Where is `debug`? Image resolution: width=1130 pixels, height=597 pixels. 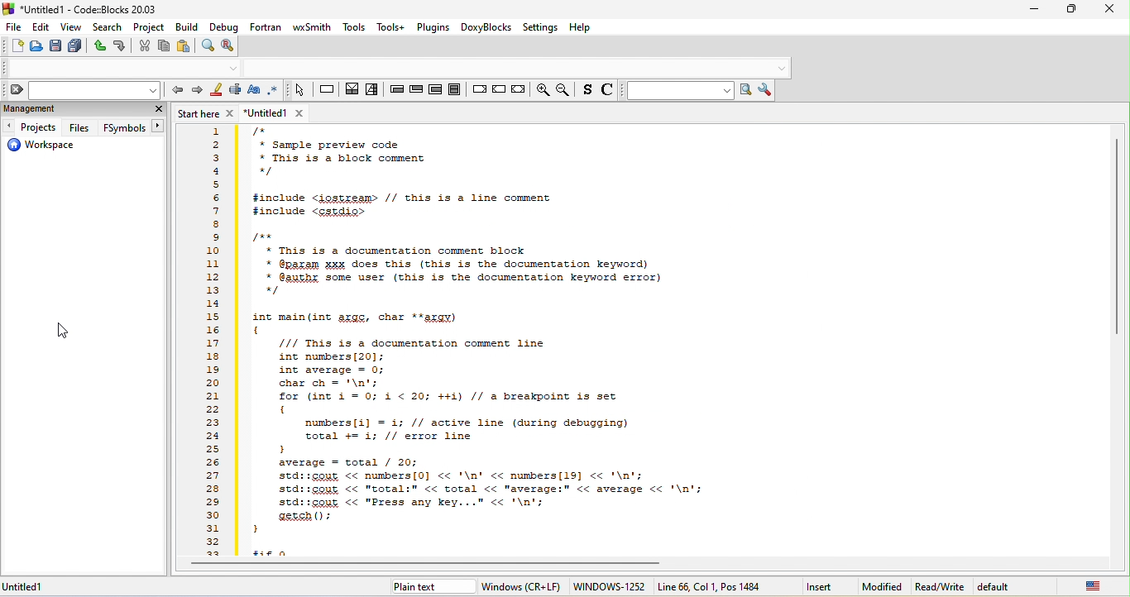
debug is located at coordinates (223, 28).